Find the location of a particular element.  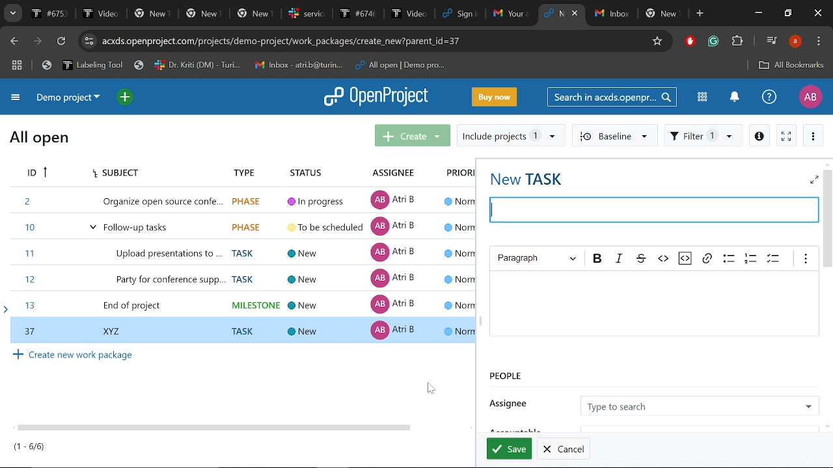

assignee is located at coordinates (512, 401).